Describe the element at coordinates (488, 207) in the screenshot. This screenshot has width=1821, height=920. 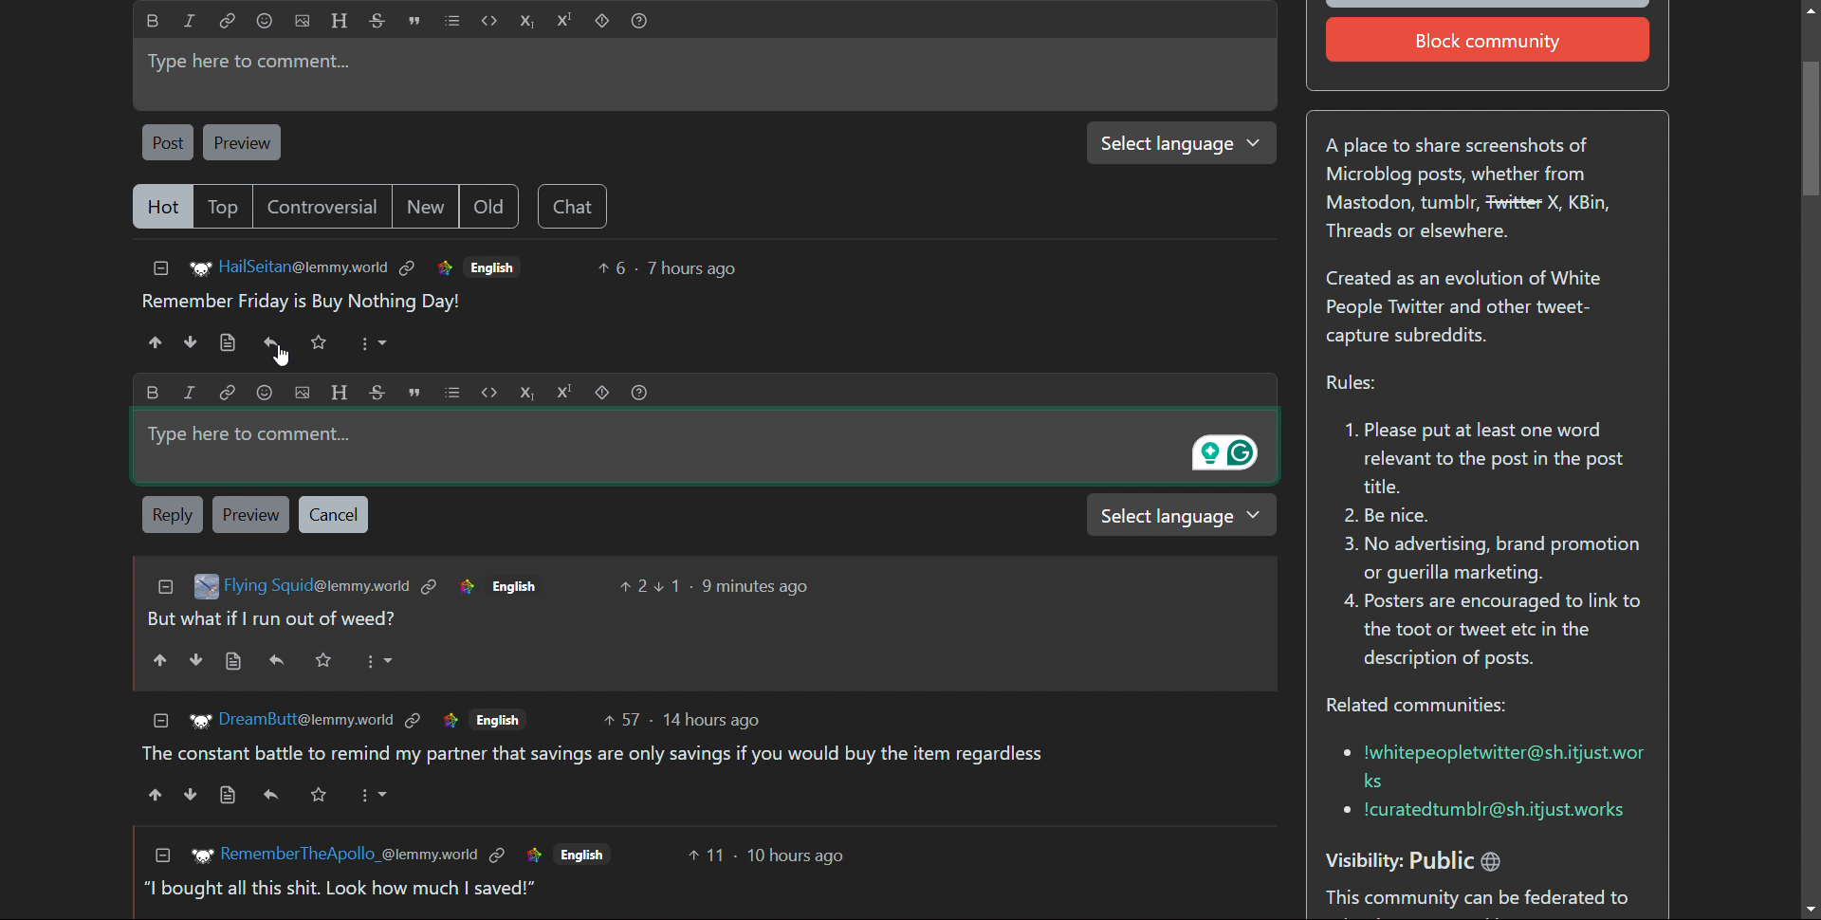
I see `old` at that location.